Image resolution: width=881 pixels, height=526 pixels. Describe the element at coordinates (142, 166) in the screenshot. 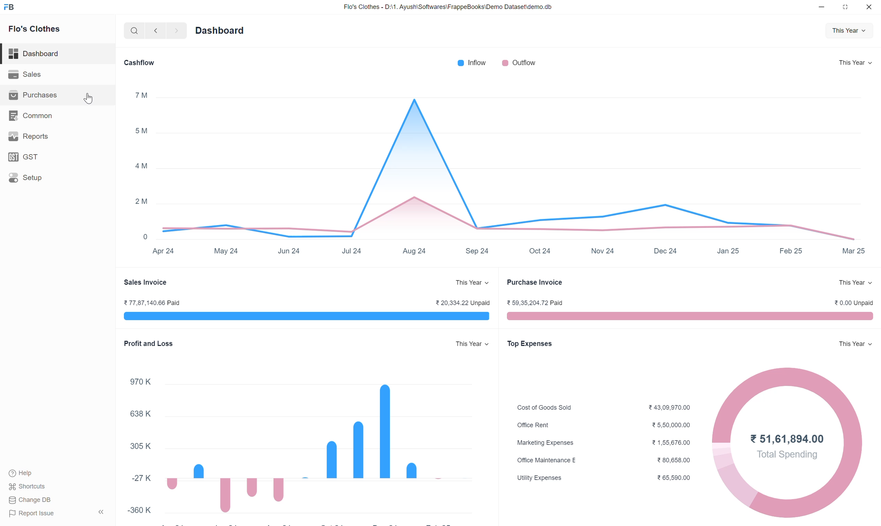

I see `7M 5M 4M 2M 0` at that location.